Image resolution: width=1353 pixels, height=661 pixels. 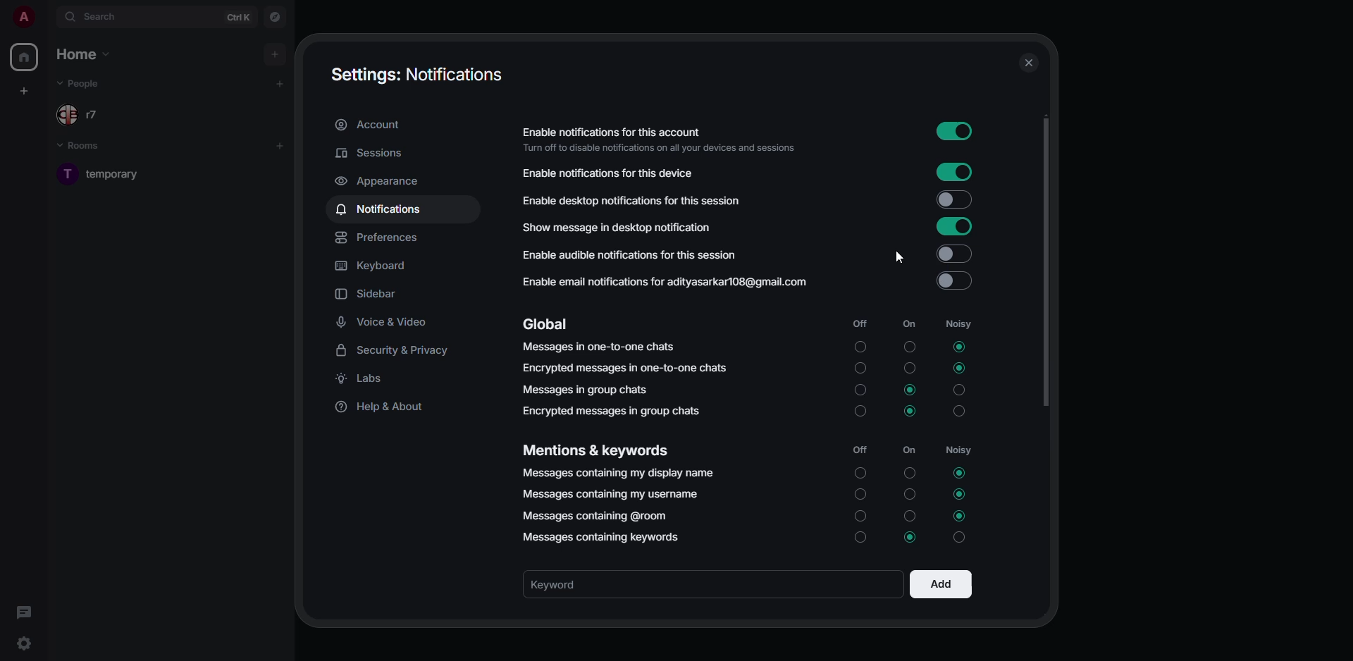 I want to click on cursor, so click(x=898, y=257).